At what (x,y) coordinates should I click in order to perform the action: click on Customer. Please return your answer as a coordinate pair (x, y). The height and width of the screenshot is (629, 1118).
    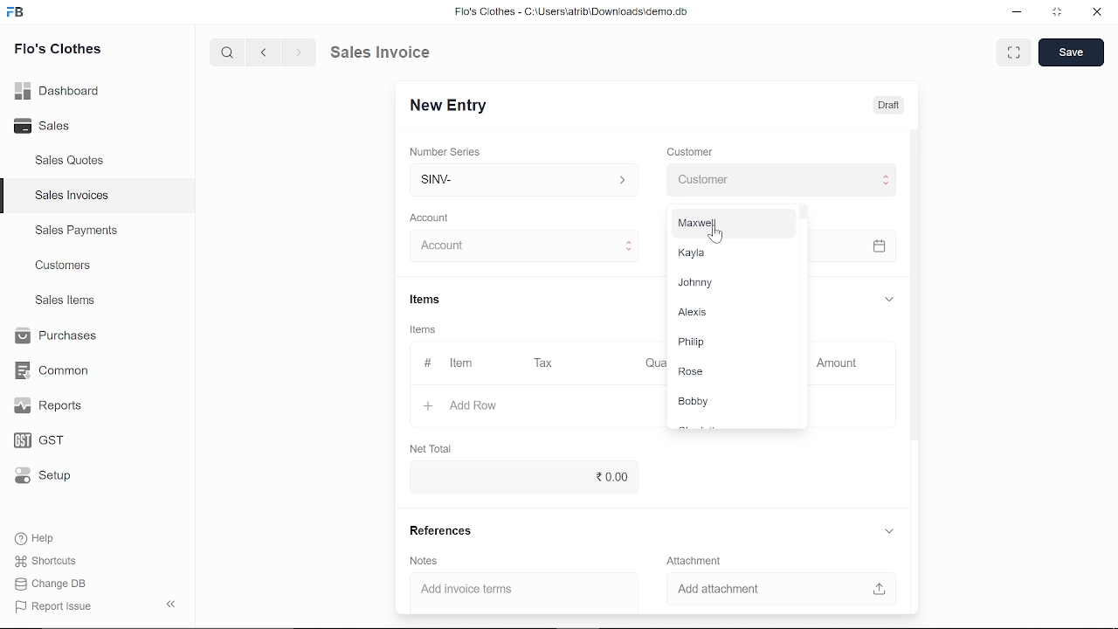
    Looking at the image, I should click on (692, 153).